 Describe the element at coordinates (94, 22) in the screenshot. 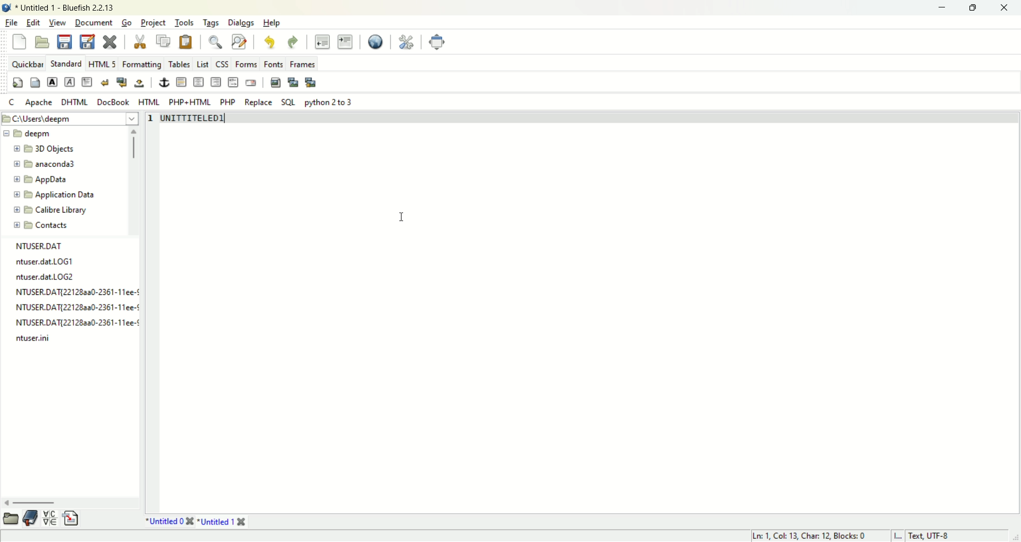

I see `document` at that location.